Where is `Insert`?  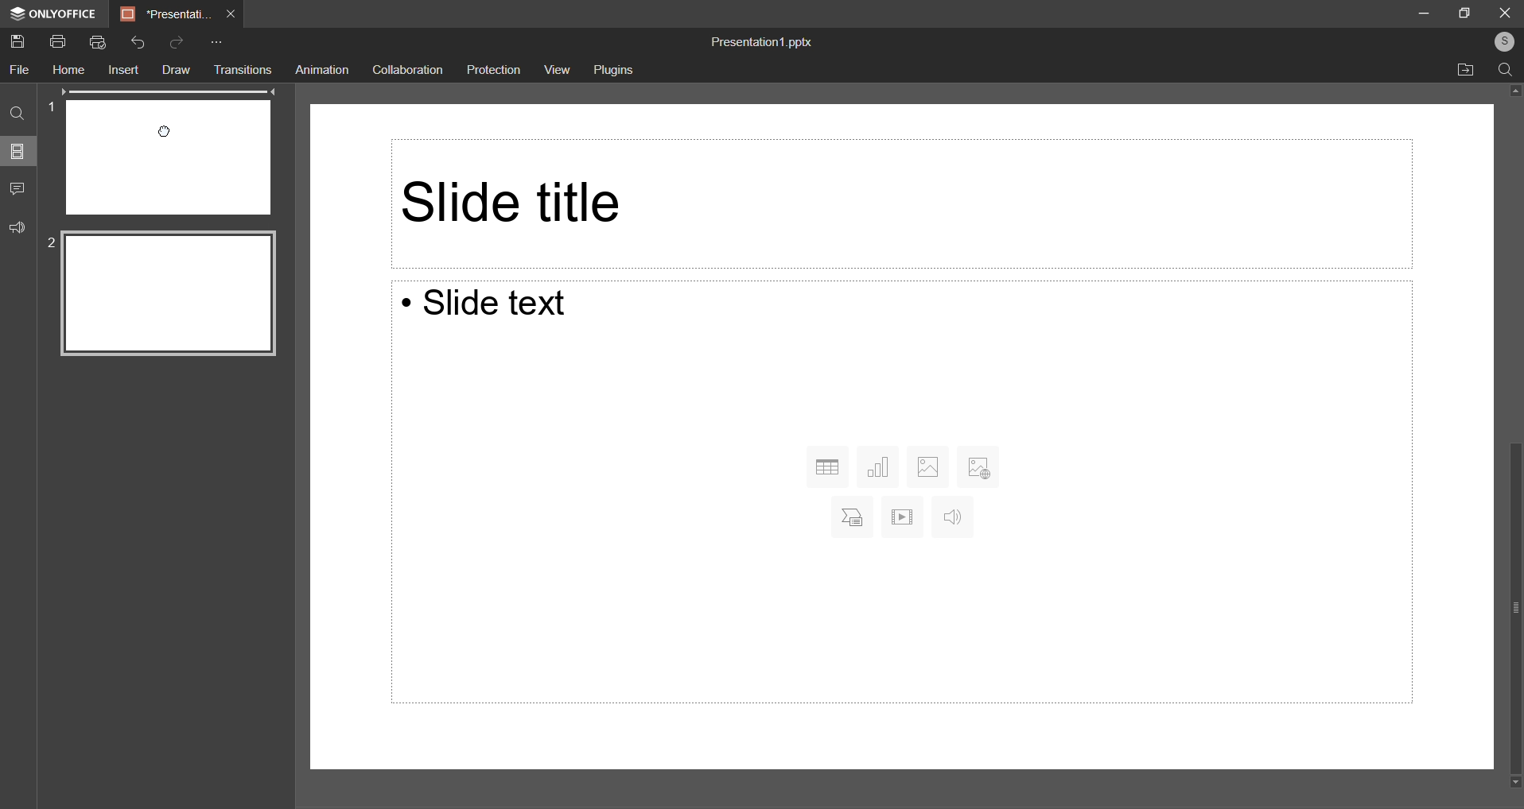 Insert is located at coordinates (122, 72).